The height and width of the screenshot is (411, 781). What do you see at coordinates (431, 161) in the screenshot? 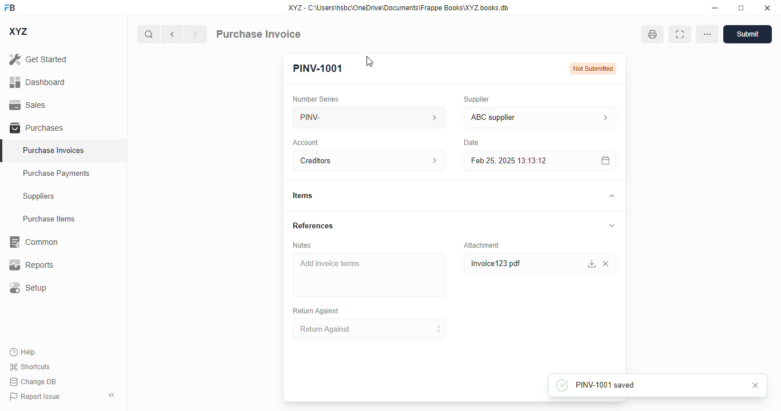
I see `account information` at bounding box center [431, 161].